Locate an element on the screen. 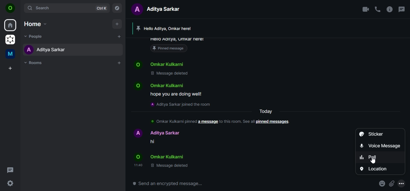  text is located at coordinates (269, 111).